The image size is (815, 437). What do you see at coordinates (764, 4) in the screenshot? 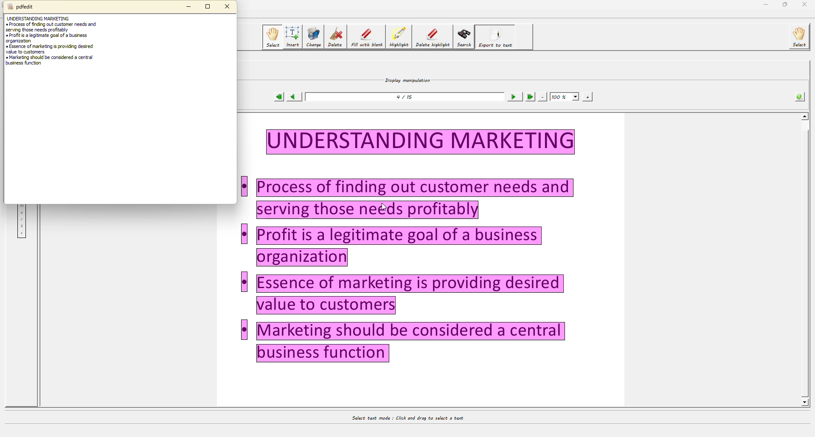
I see `minimize` at bounding box center [764, 4].